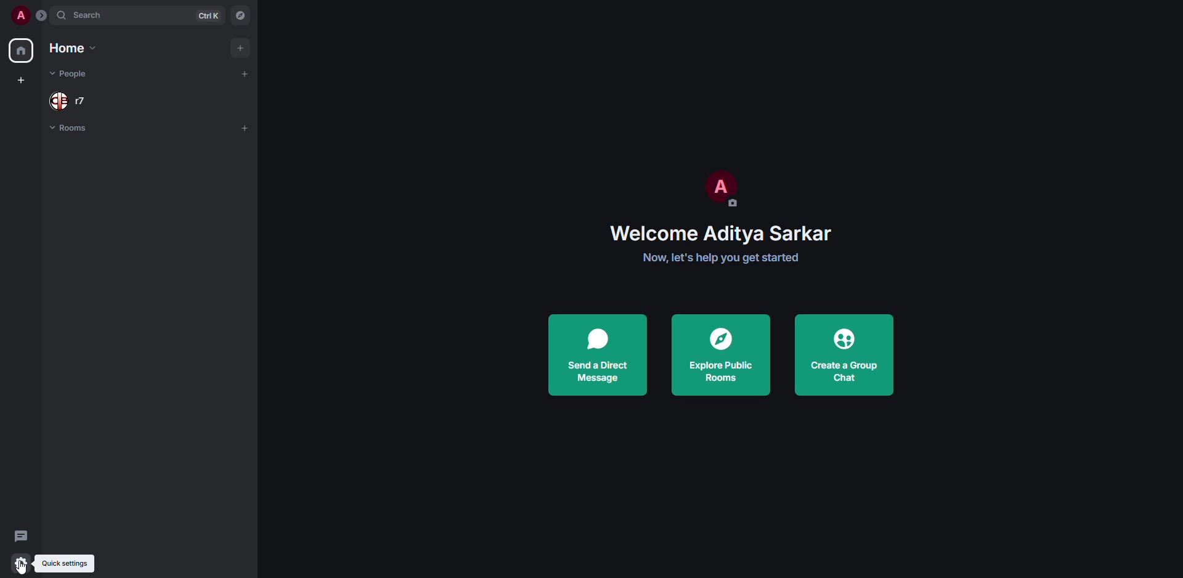 This screenshot has width=1183, height=578. Describe the element at coordinates (22, 51) in the screenshot. I see `home` at that location.